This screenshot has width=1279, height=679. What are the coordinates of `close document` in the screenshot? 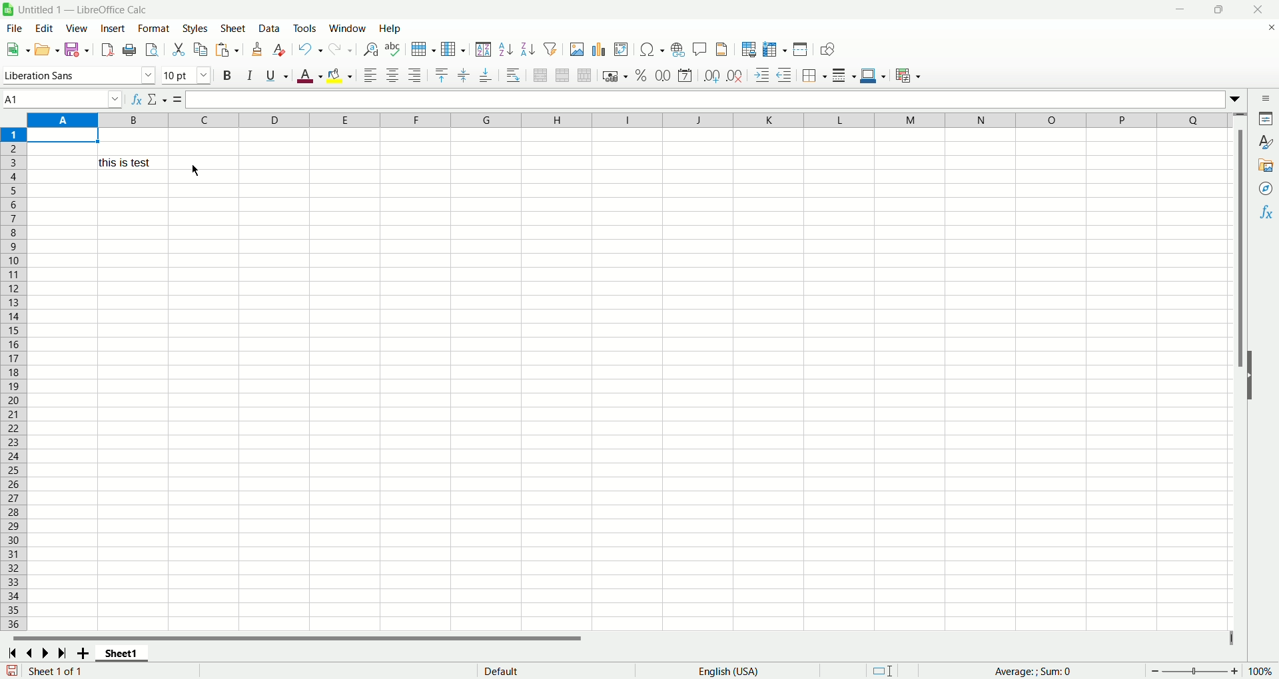 It's located at (1271, 29).